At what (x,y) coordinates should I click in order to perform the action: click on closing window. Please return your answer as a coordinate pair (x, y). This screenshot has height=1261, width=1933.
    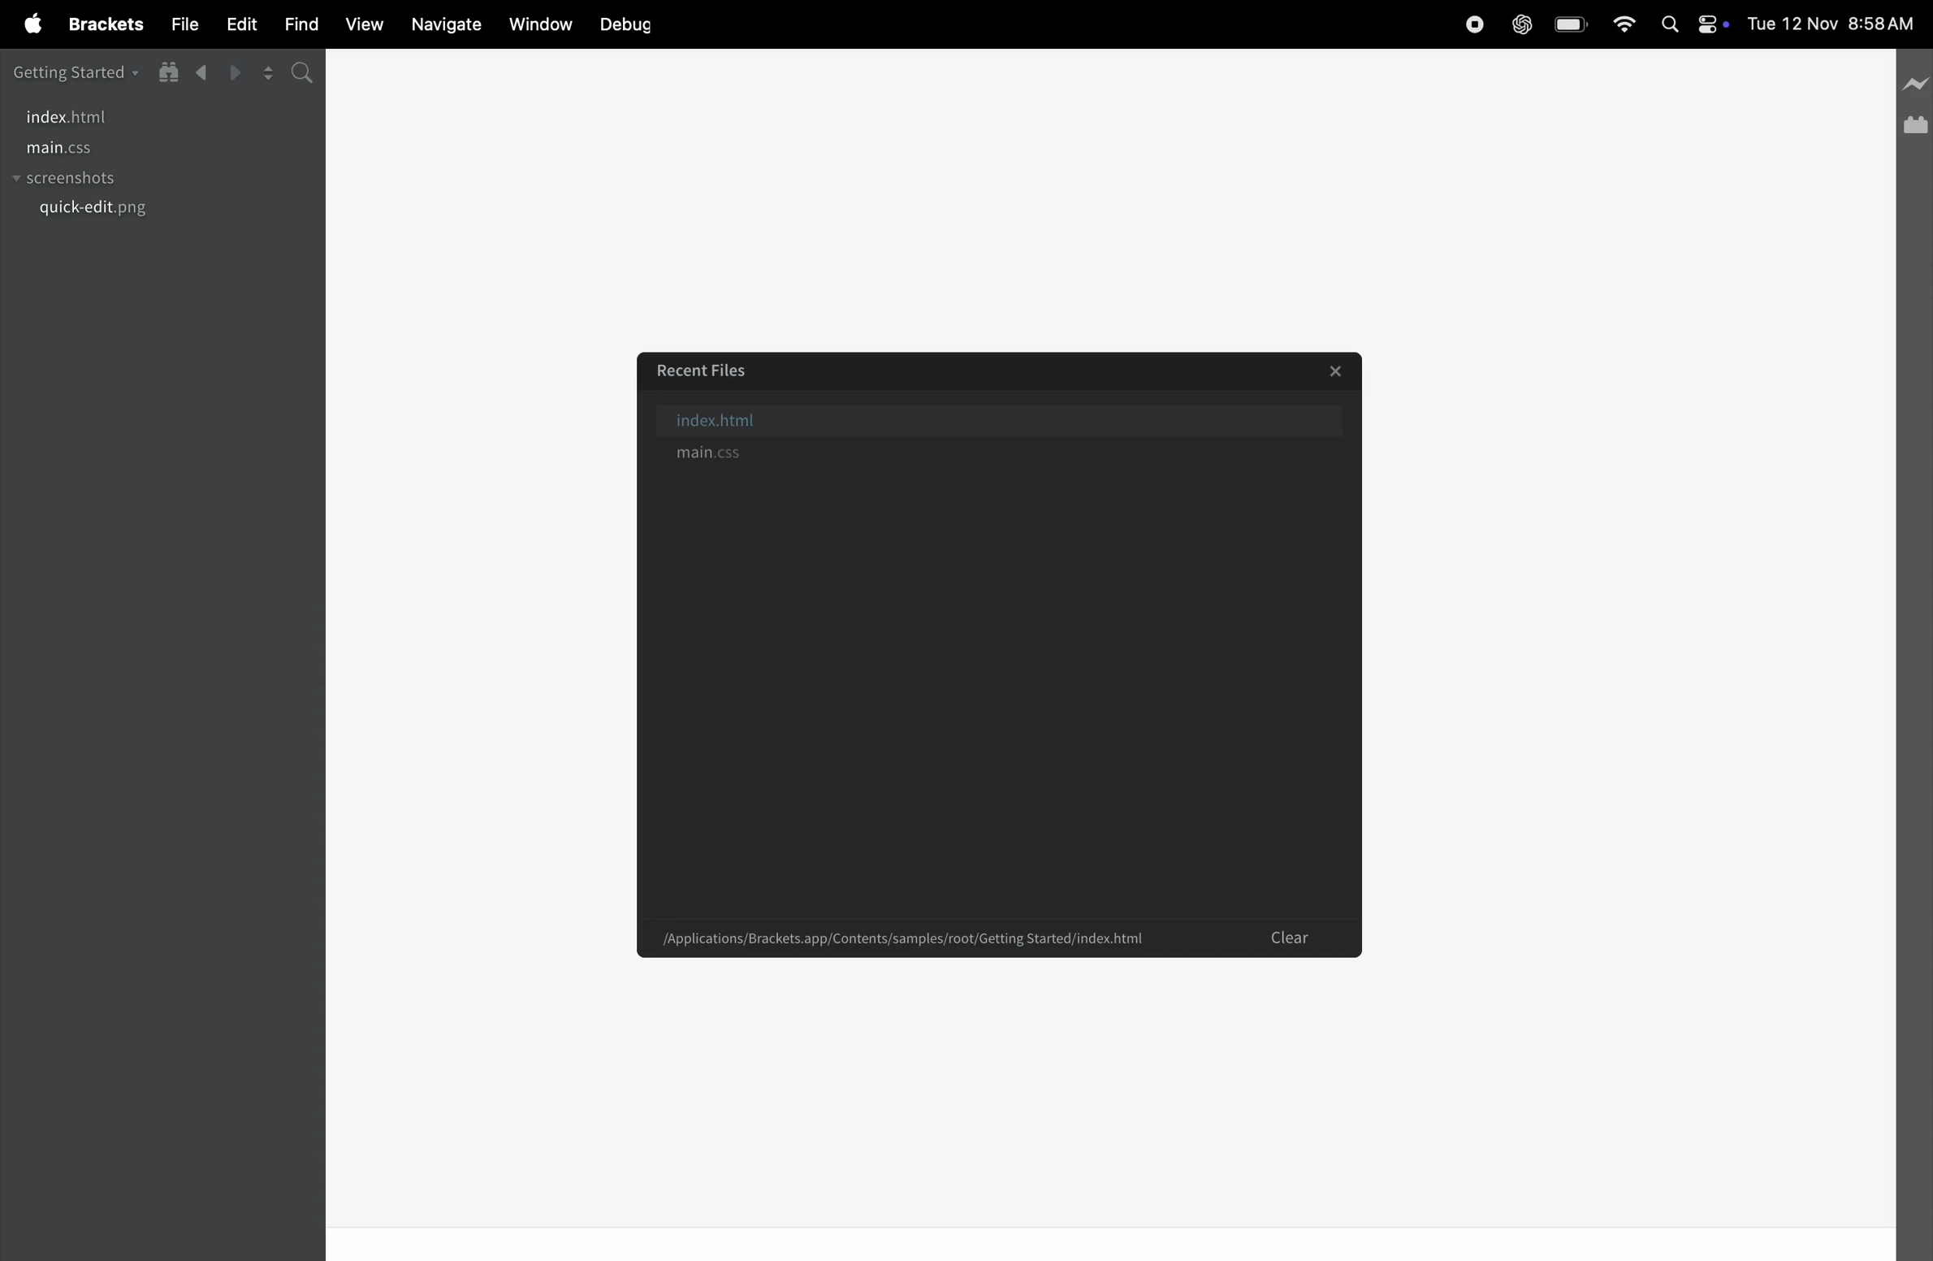
    Looking at the image, I should click on (1339, 371).